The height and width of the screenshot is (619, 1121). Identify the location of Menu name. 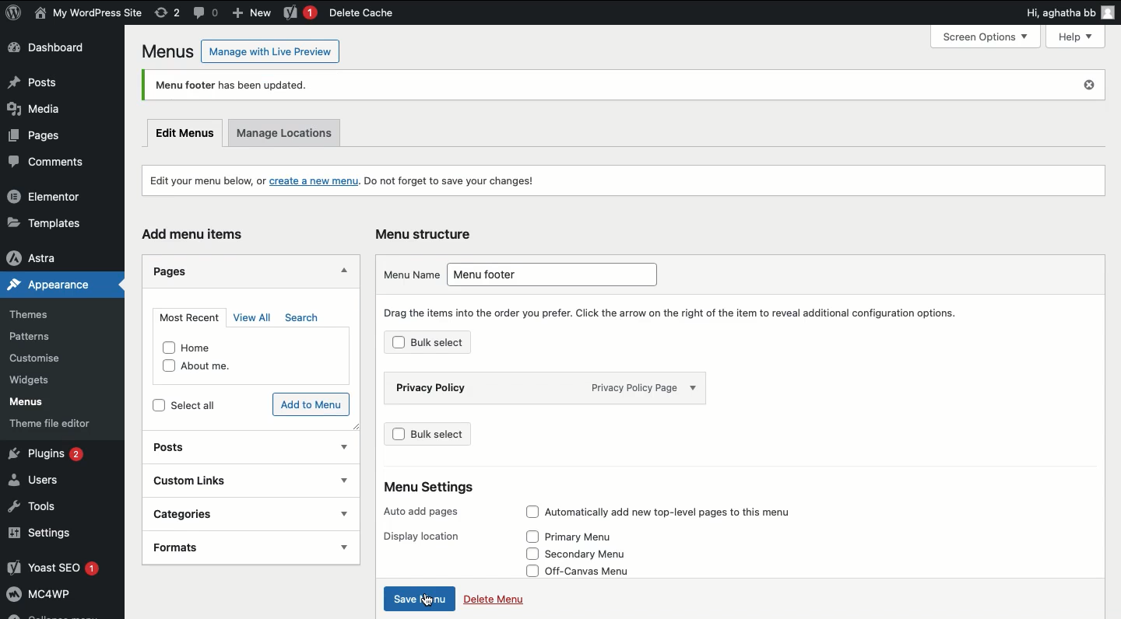
(408, 272).